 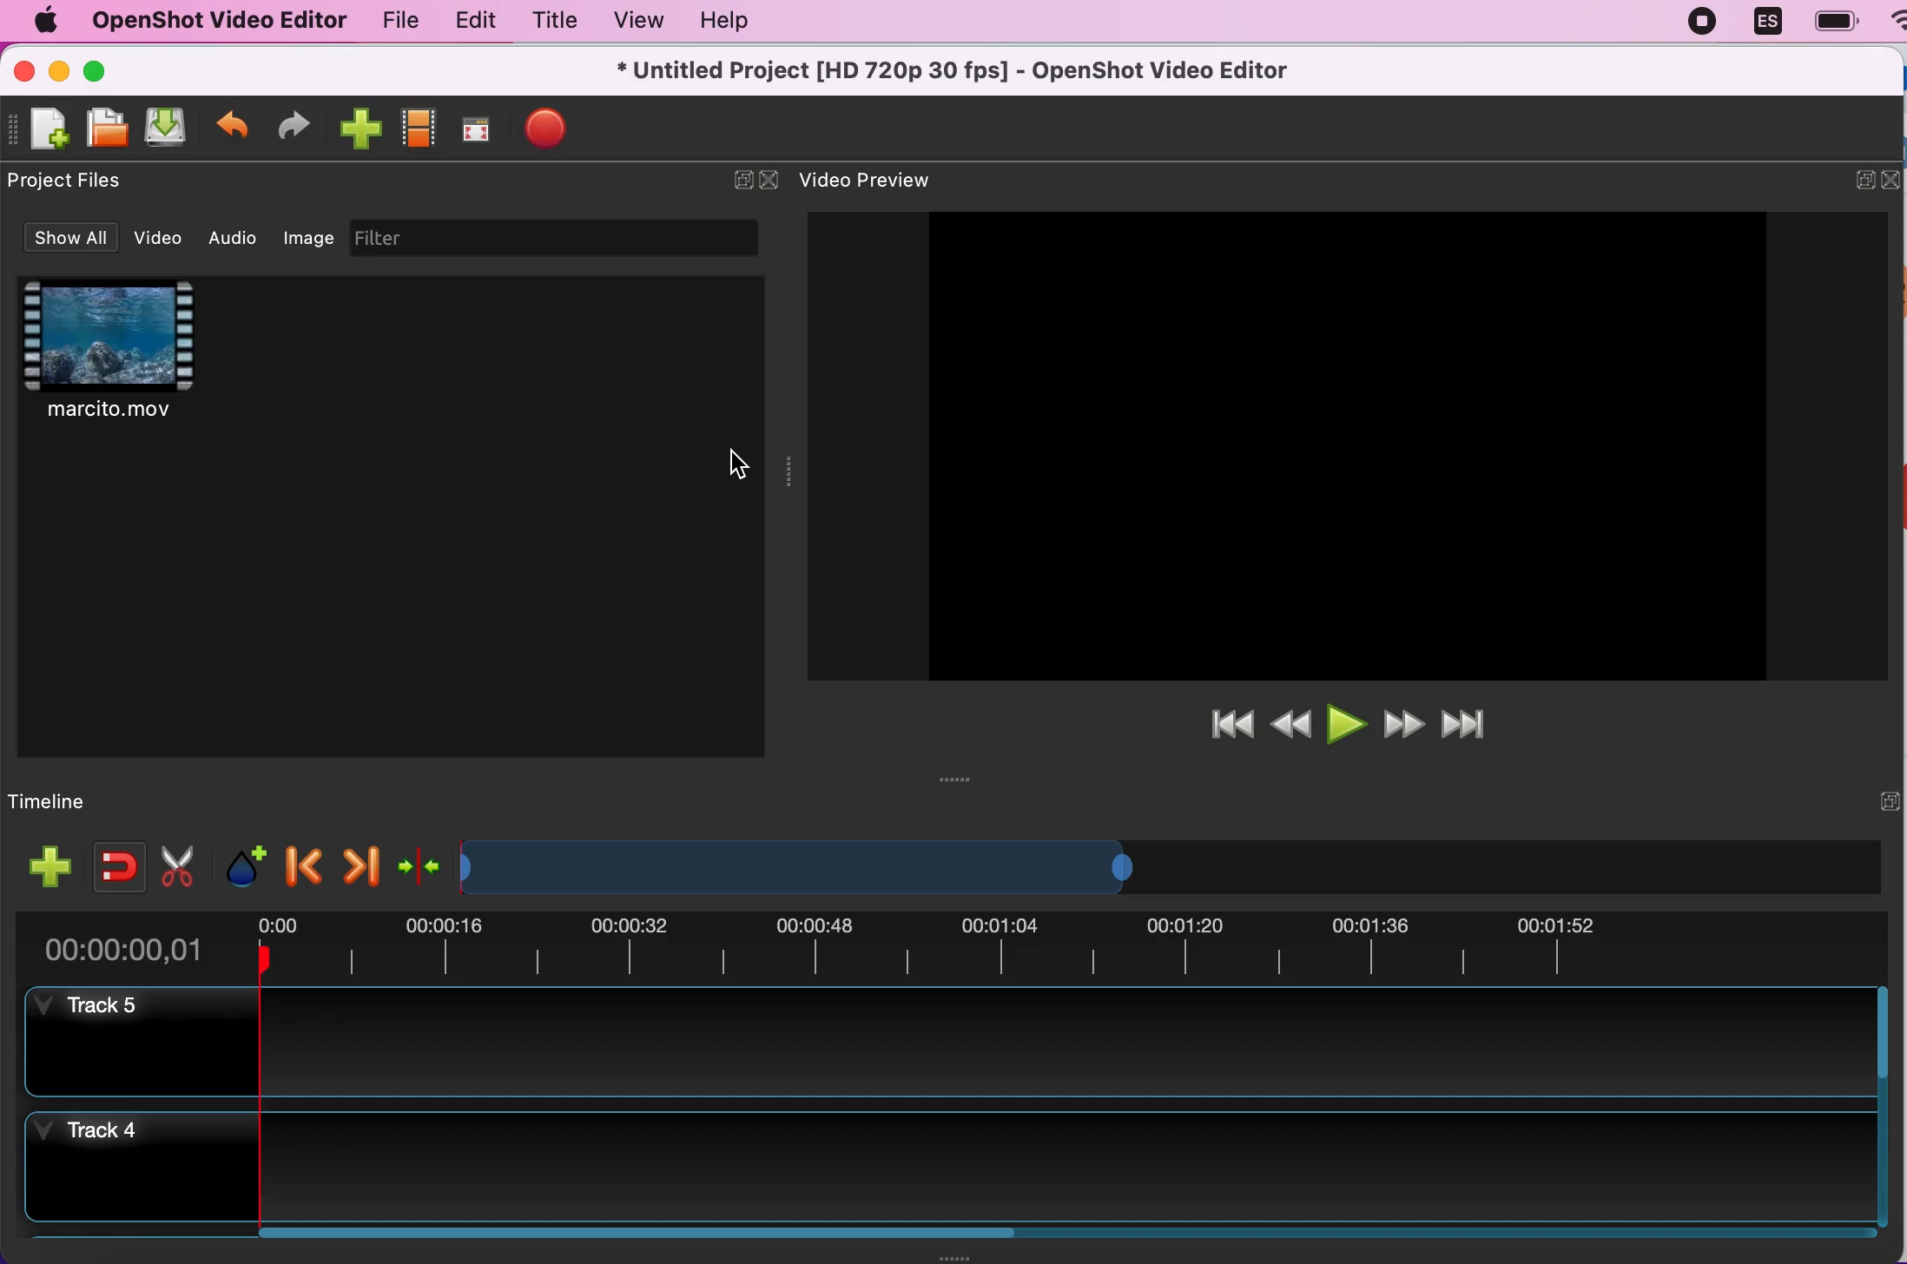 What do you see at coordinates (214, 22) in the screenshot?
I see `openshot video editor` at bounding box center [214, 22].